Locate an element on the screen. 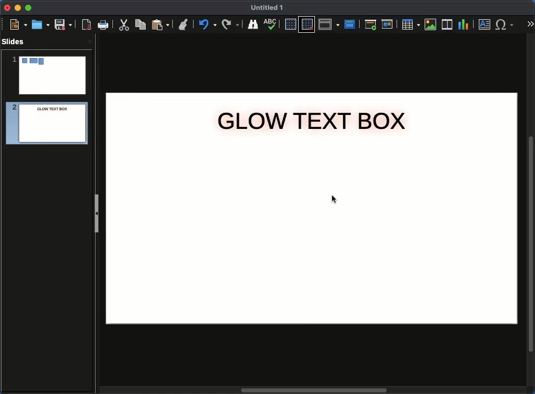 The width and height of the screenshot is (535, 394). Slide 2 is located at coordinates (44, 125).